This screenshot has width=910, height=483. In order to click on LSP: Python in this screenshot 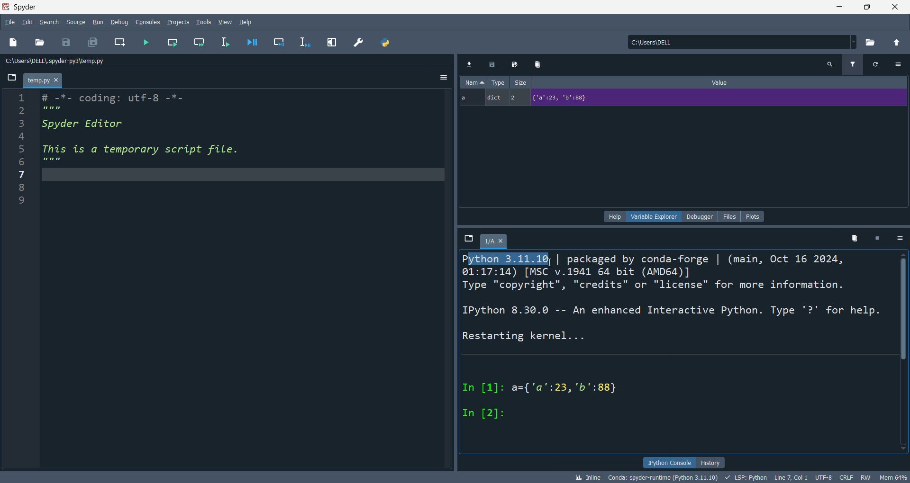, I will do `click(745, 477)`.